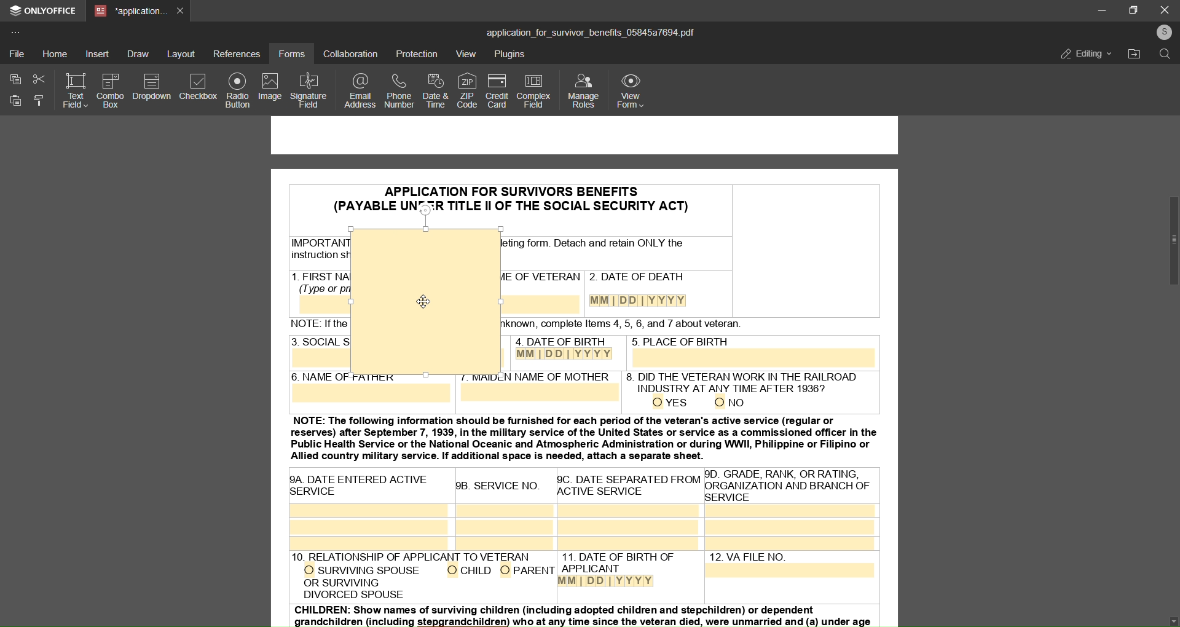  Describe the element at coordinates (153, 87) in the screenshot. I see `dropdown` at that location.